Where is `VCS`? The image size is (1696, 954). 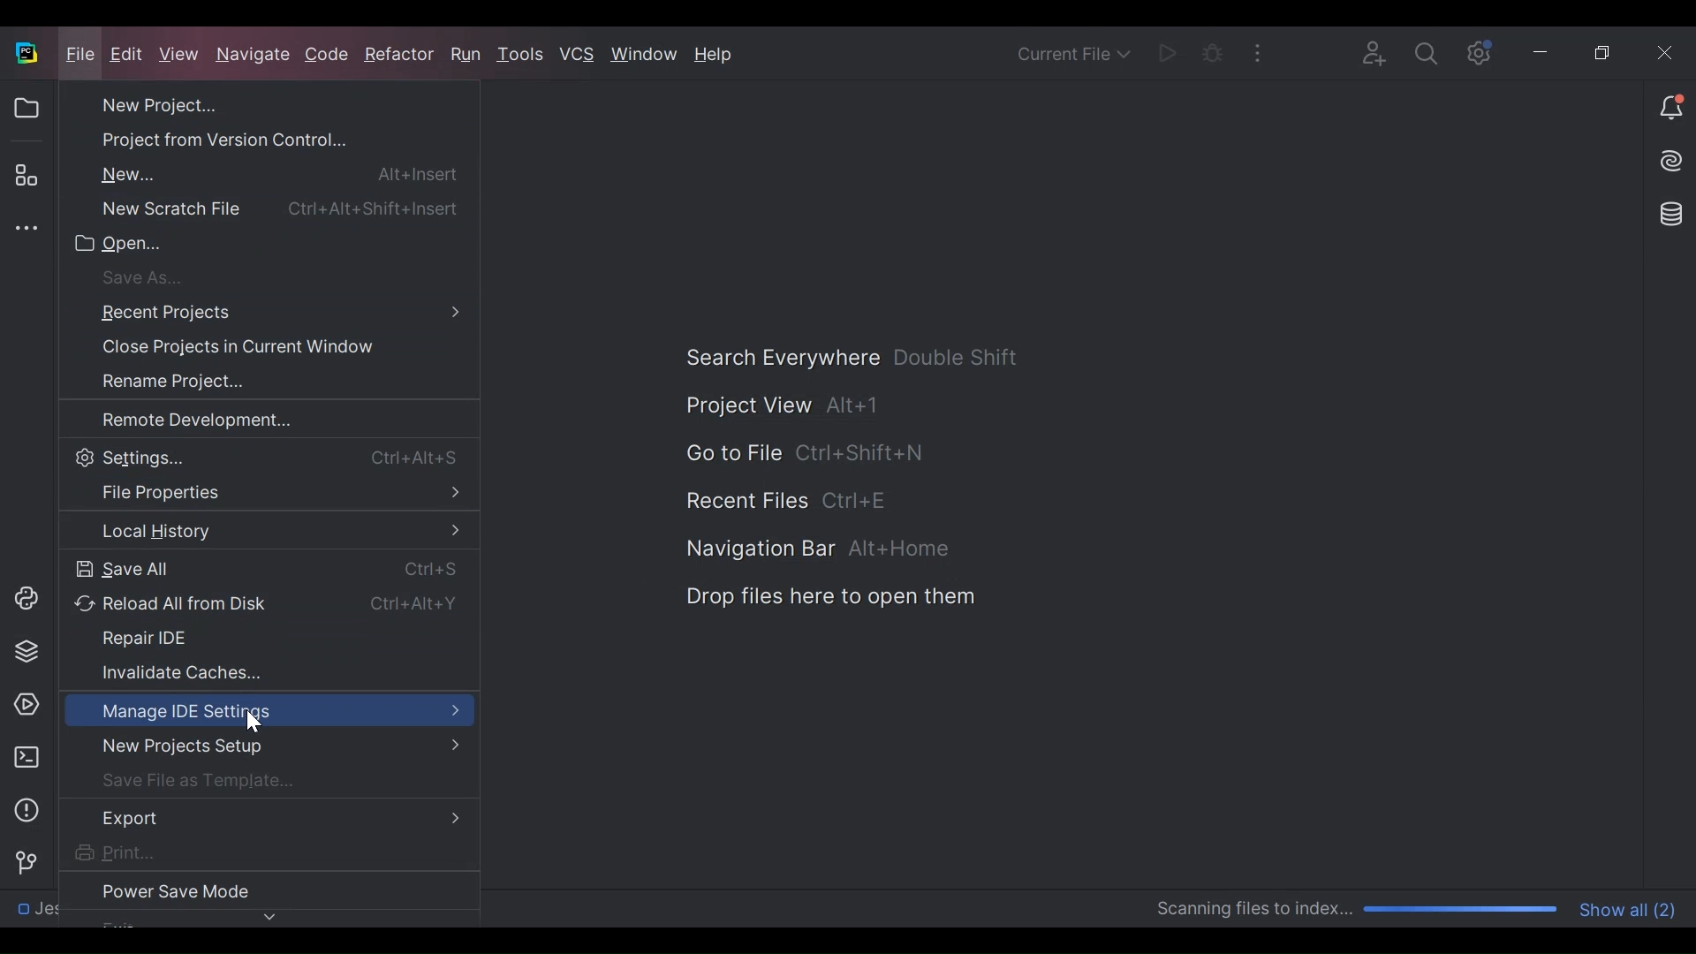 VCS is located at coordinates (578, 56).